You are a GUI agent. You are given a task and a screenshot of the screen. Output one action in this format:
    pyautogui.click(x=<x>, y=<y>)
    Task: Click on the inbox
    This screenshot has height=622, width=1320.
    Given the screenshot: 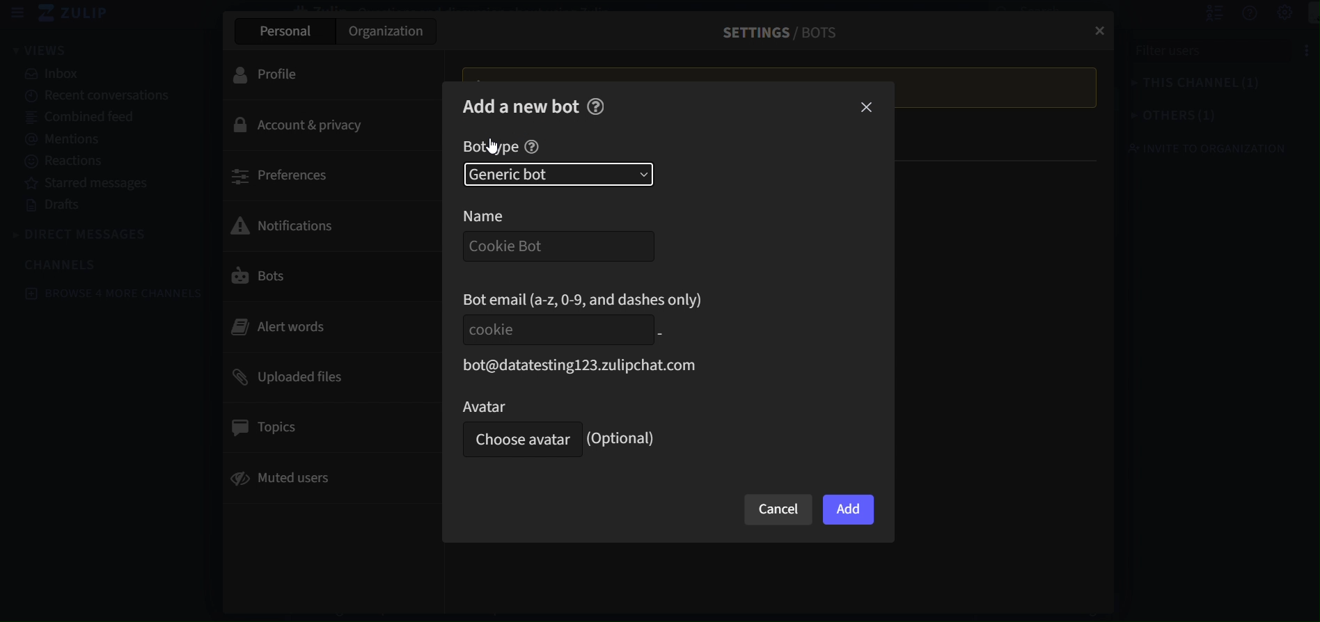 What is the action you would take?
    pyautogui.click(x=94, y=74)
    